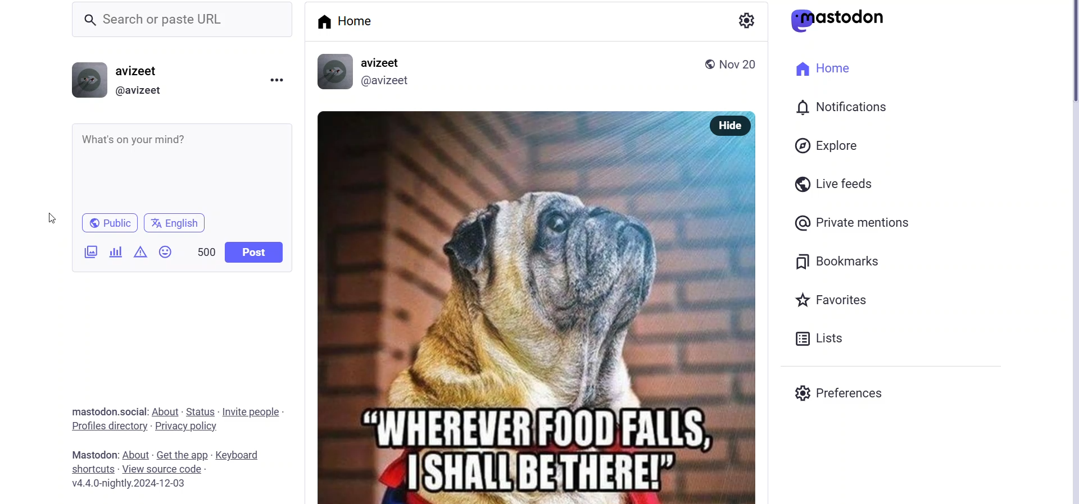 The image size is (1079, 504). What do you see at coordinates (834, 299) in the screenshot?
I see `favorites` at bounding box center [834, 299].